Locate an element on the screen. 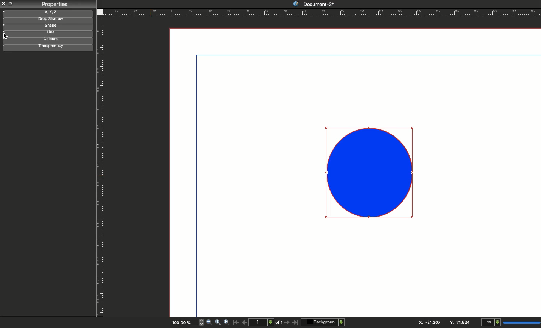 The width and height of the screenshot is (541, 328). First page is located at coordinates (236, 322).